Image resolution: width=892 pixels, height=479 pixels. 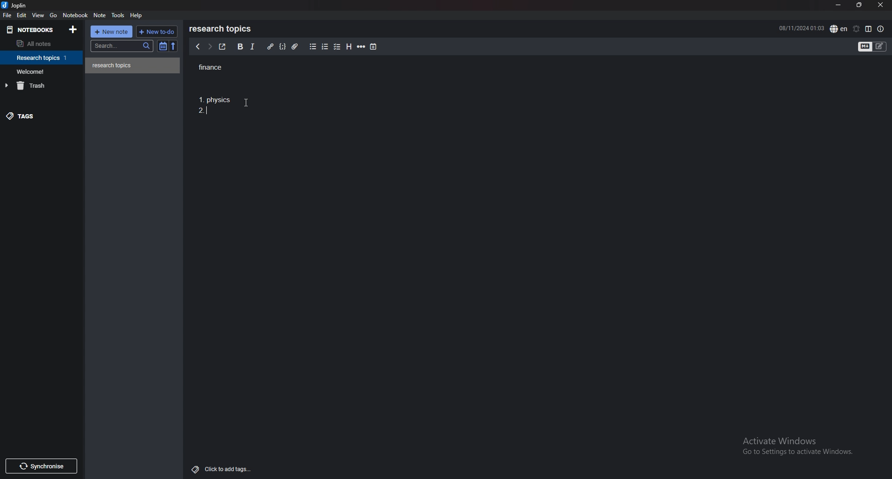 I want to click on joplin, so click(x=15, y=6).